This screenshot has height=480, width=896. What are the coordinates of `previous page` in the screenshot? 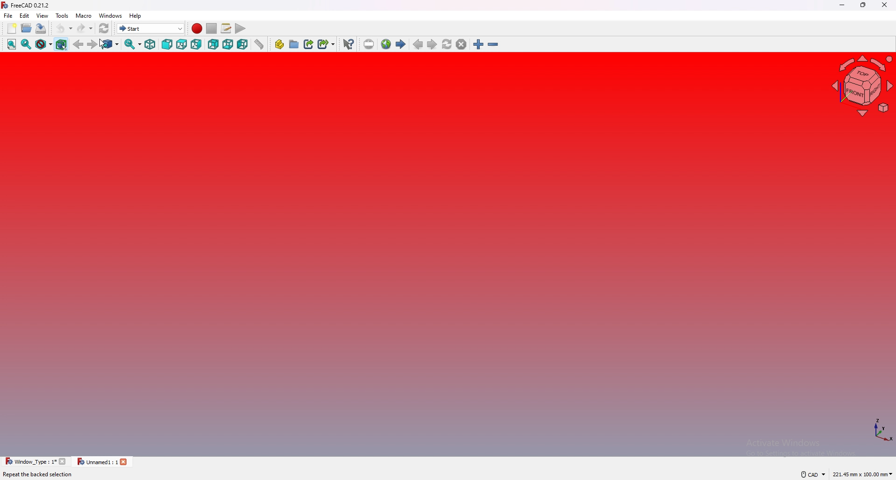 It's located at (419, 45).